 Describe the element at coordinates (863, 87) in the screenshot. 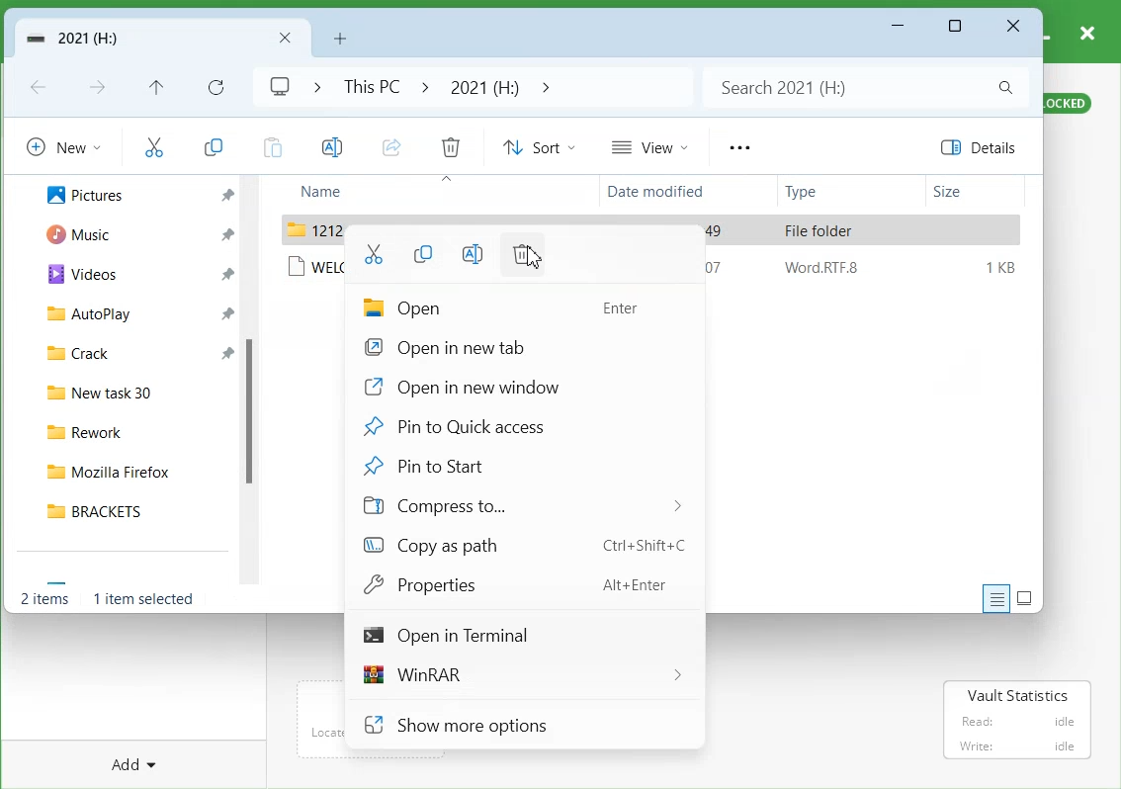

I see `Search bar` at that location.